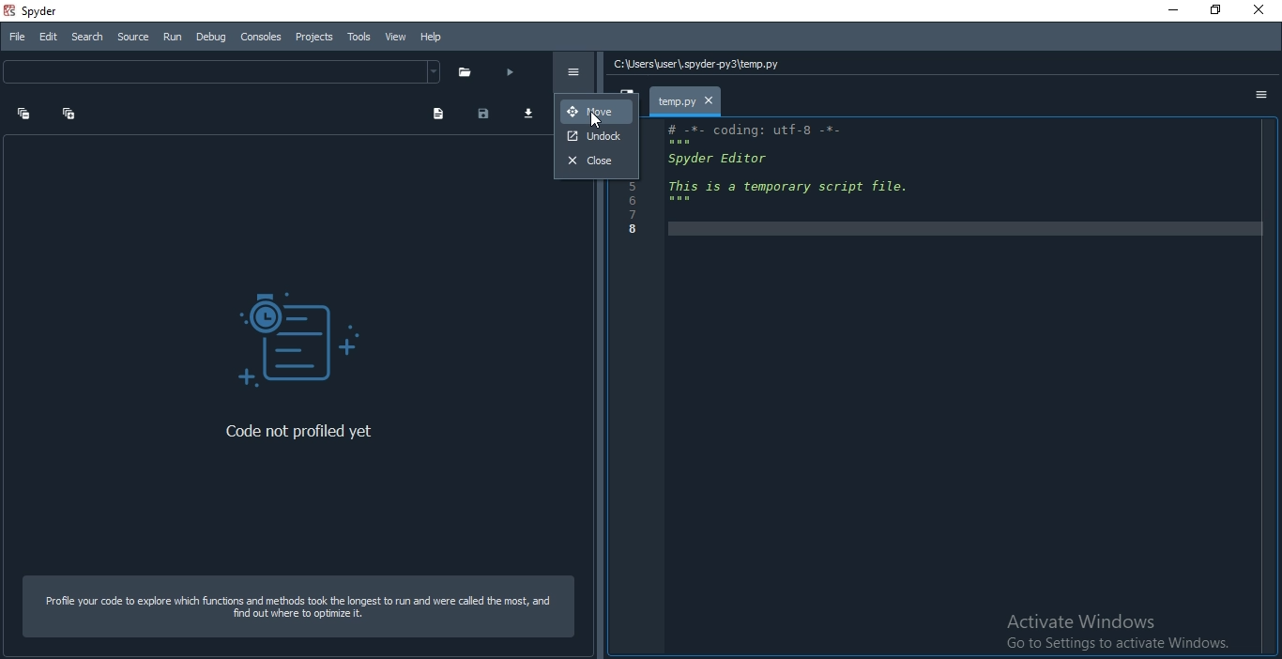  Describe the element at coordinates (594, 164) in the screenshot. I see `close` at that location.